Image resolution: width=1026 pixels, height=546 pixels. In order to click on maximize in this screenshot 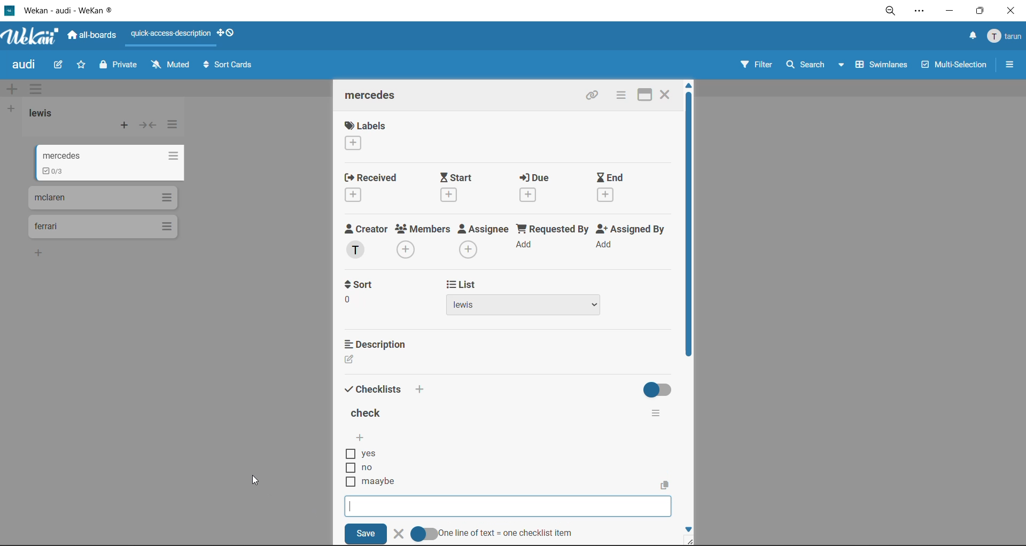, I will do `click(980, 12)`.